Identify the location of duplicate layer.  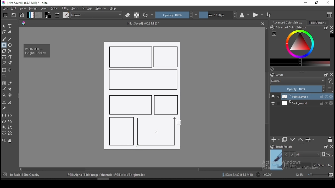
(285, 139).